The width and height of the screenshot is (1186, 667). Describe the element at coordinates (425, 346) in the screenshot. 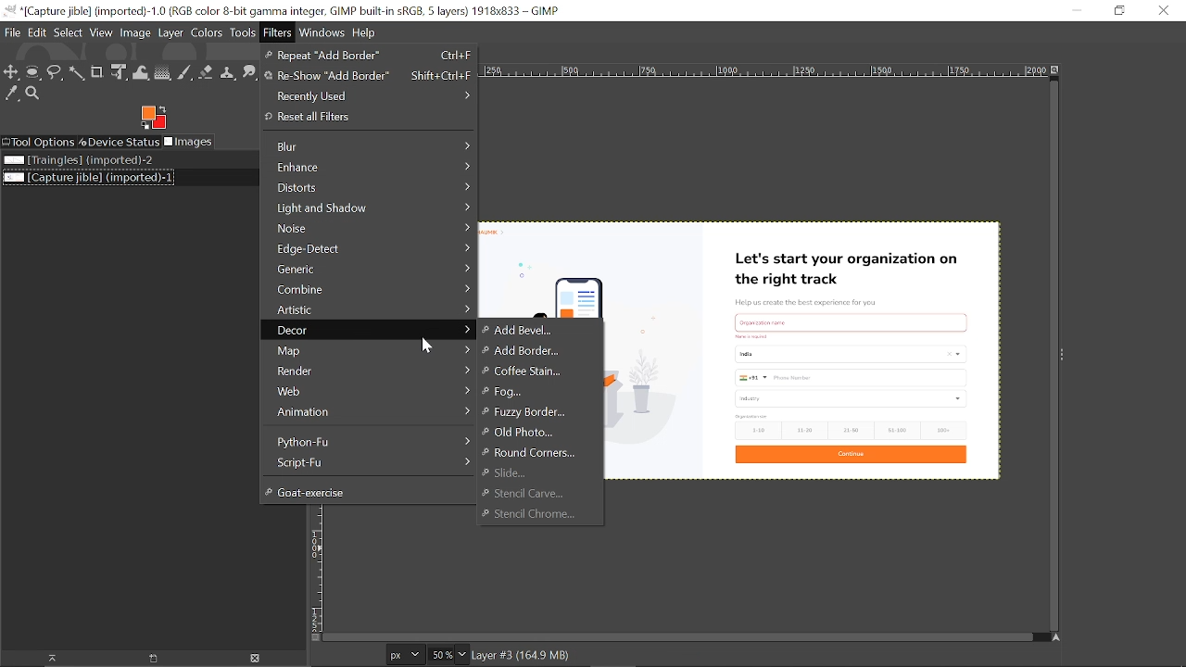

I see `cursor` at that location.